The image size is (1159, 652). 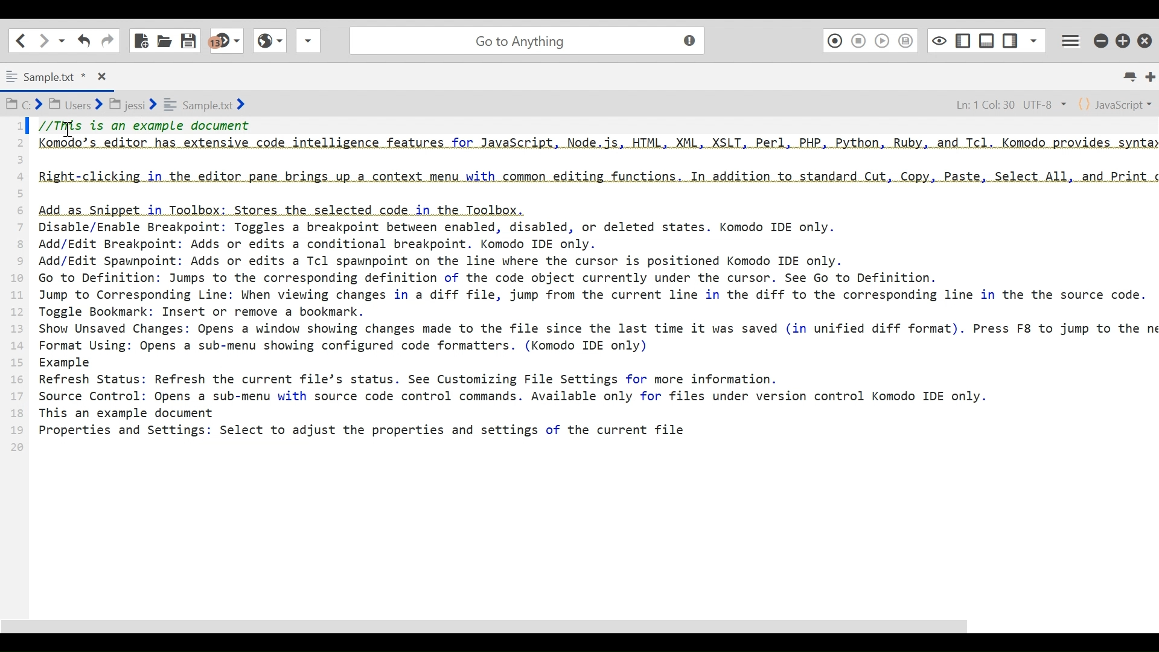 I want to click on Go forward one loaction, so click(x=43, y=40).